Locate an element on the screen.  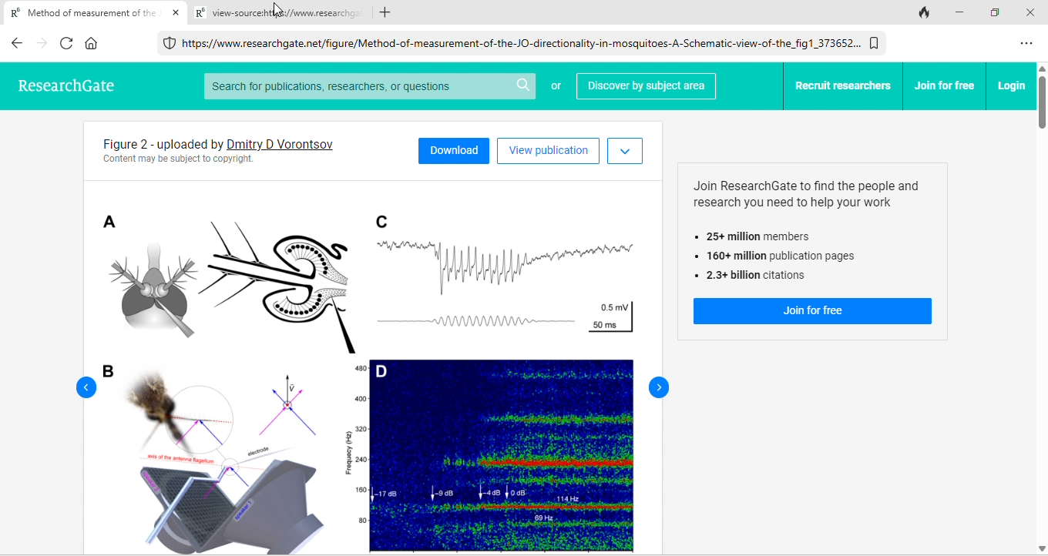
duckduckgo protection is located at coordinates (167, 43).